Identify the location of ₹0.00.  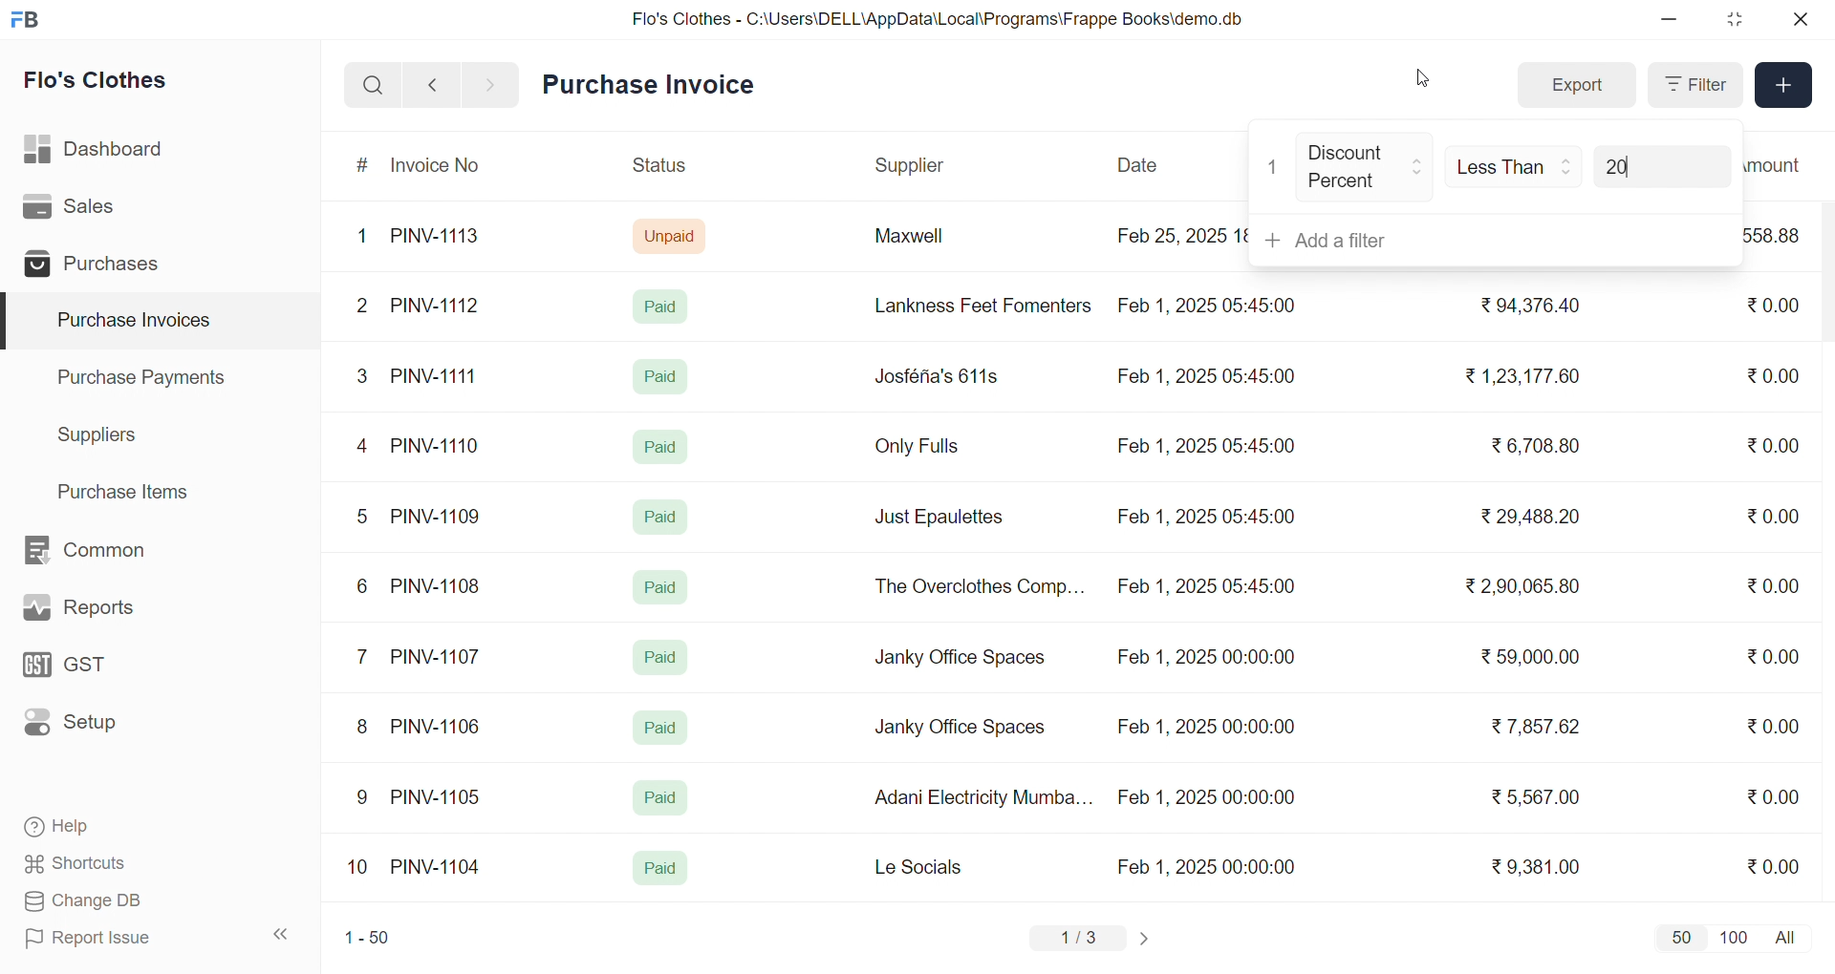
(1773, 726).